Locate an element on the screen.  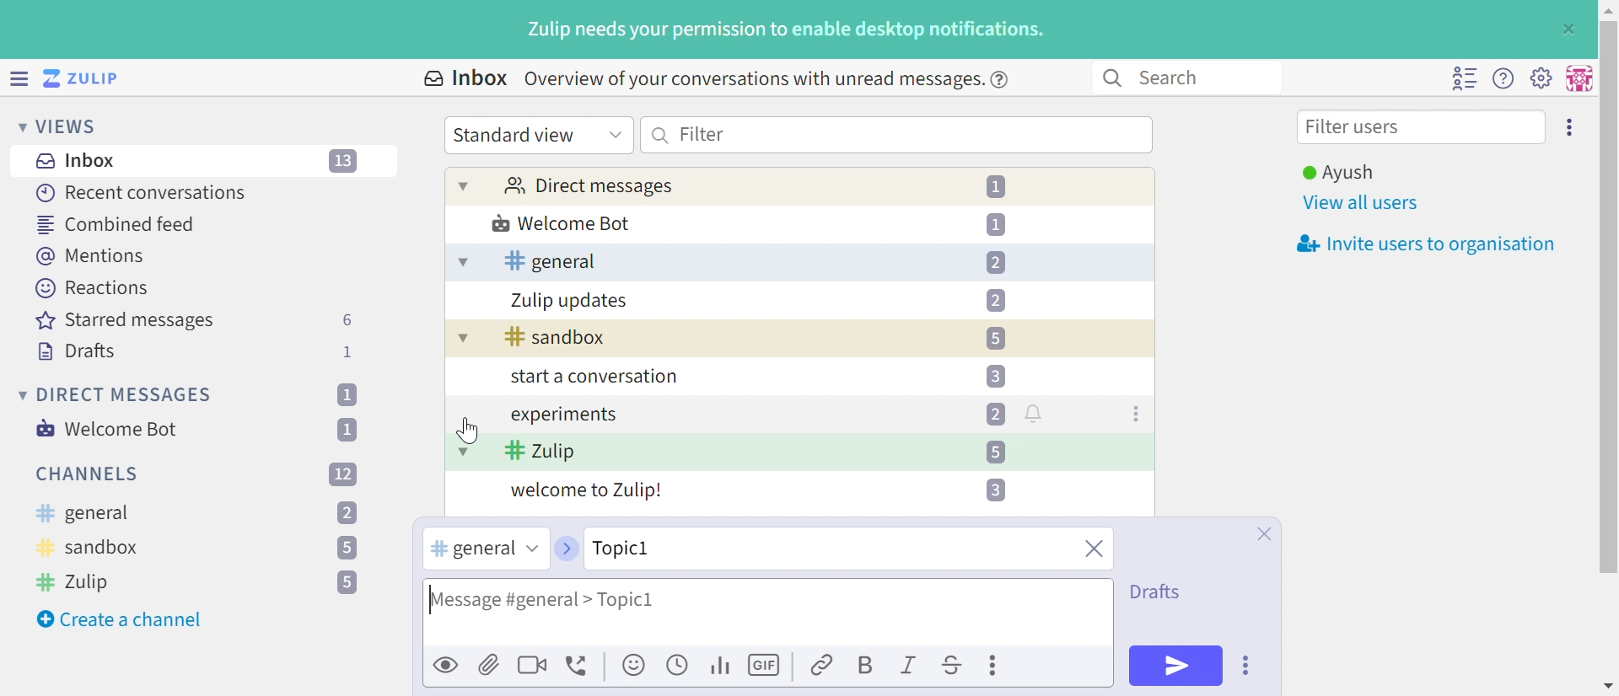
Add video call is located at coordinates (532, 664).